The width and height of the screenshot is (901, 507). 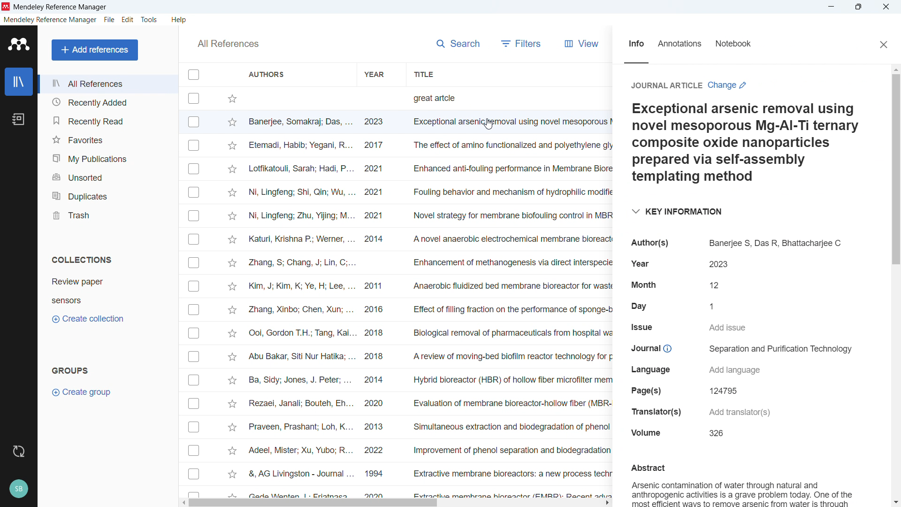 I want to click on year, so click(x=641, y=263).